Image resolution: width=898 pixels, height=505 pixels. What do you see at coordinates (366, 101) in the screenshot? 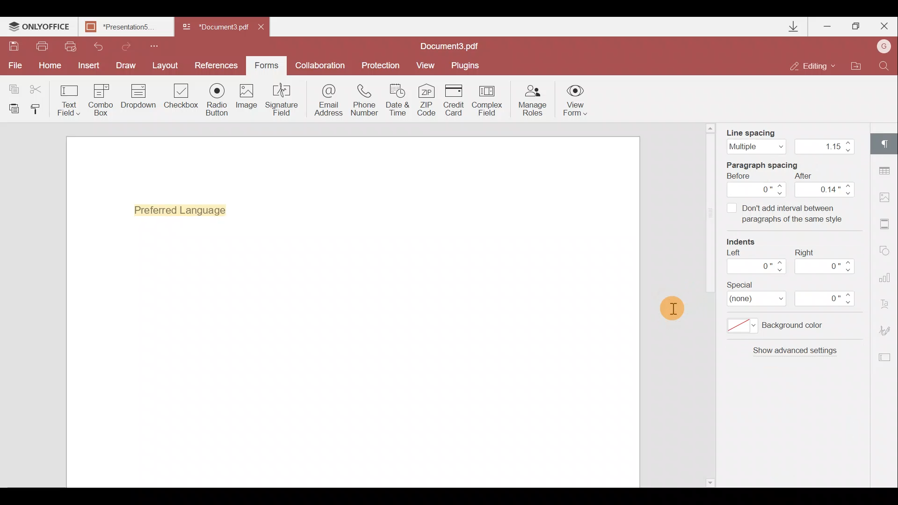
I see `Phone number` at bounding box center [366, 101].